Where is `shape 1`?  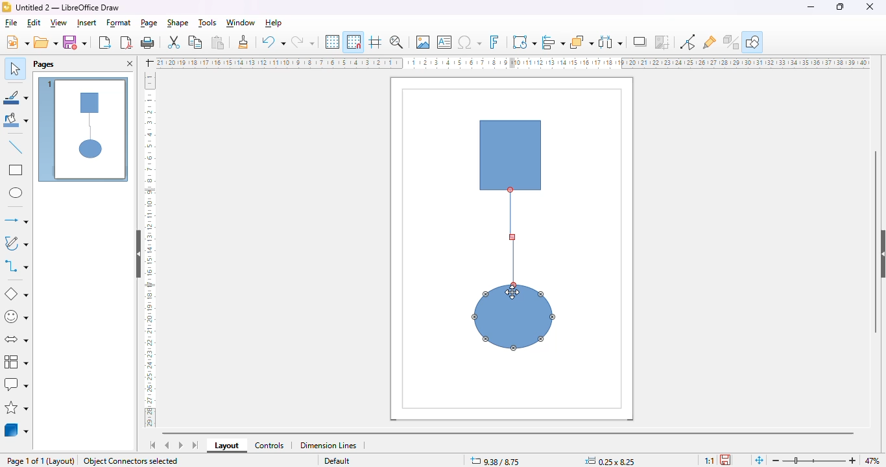
shape 1 is located at coordinates (512, 150).